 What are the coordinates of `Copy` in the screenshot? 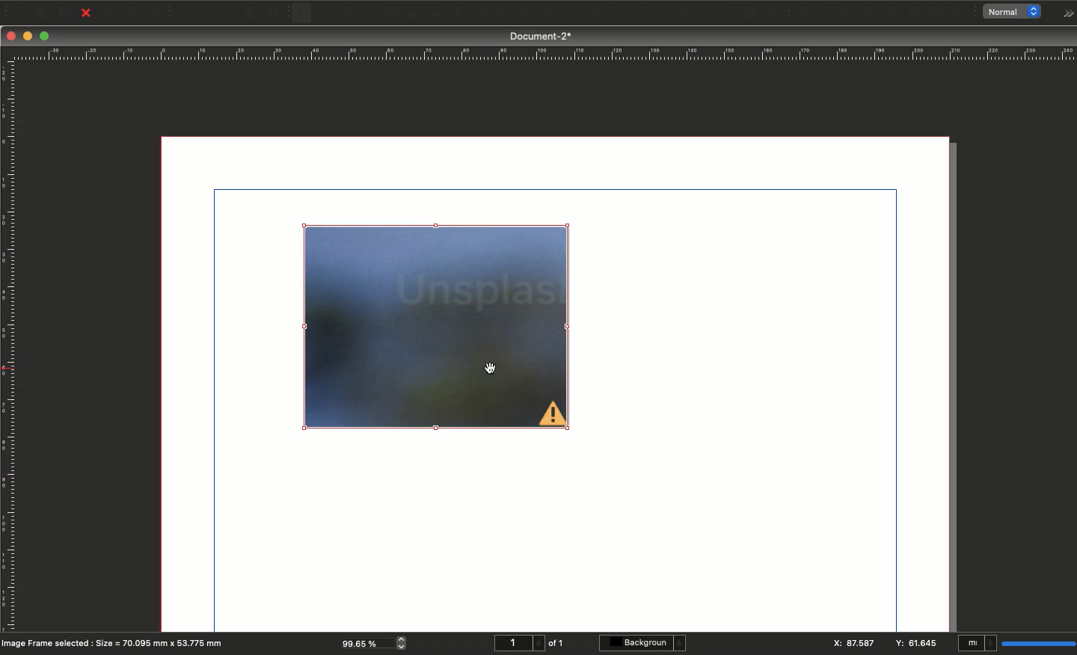 It's located at (251, 13).